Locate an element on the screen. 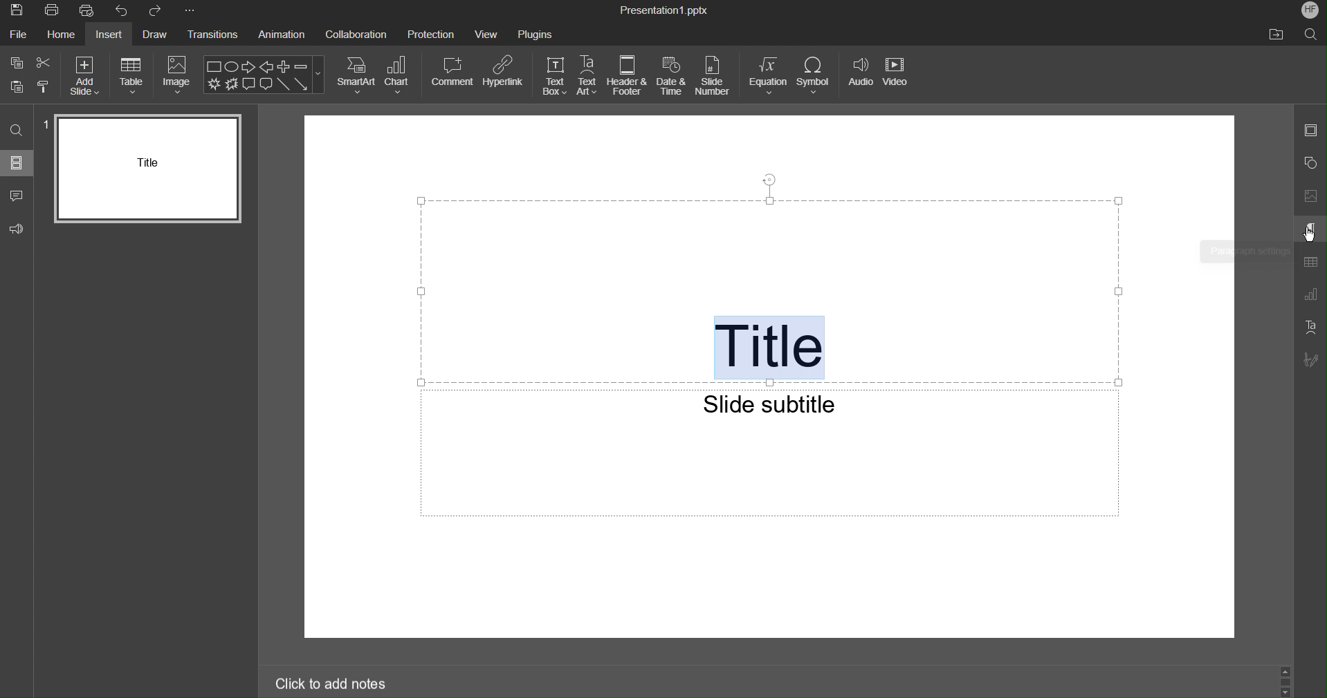 The image size is (1327, 698). View is located at coordinates (486, 36).